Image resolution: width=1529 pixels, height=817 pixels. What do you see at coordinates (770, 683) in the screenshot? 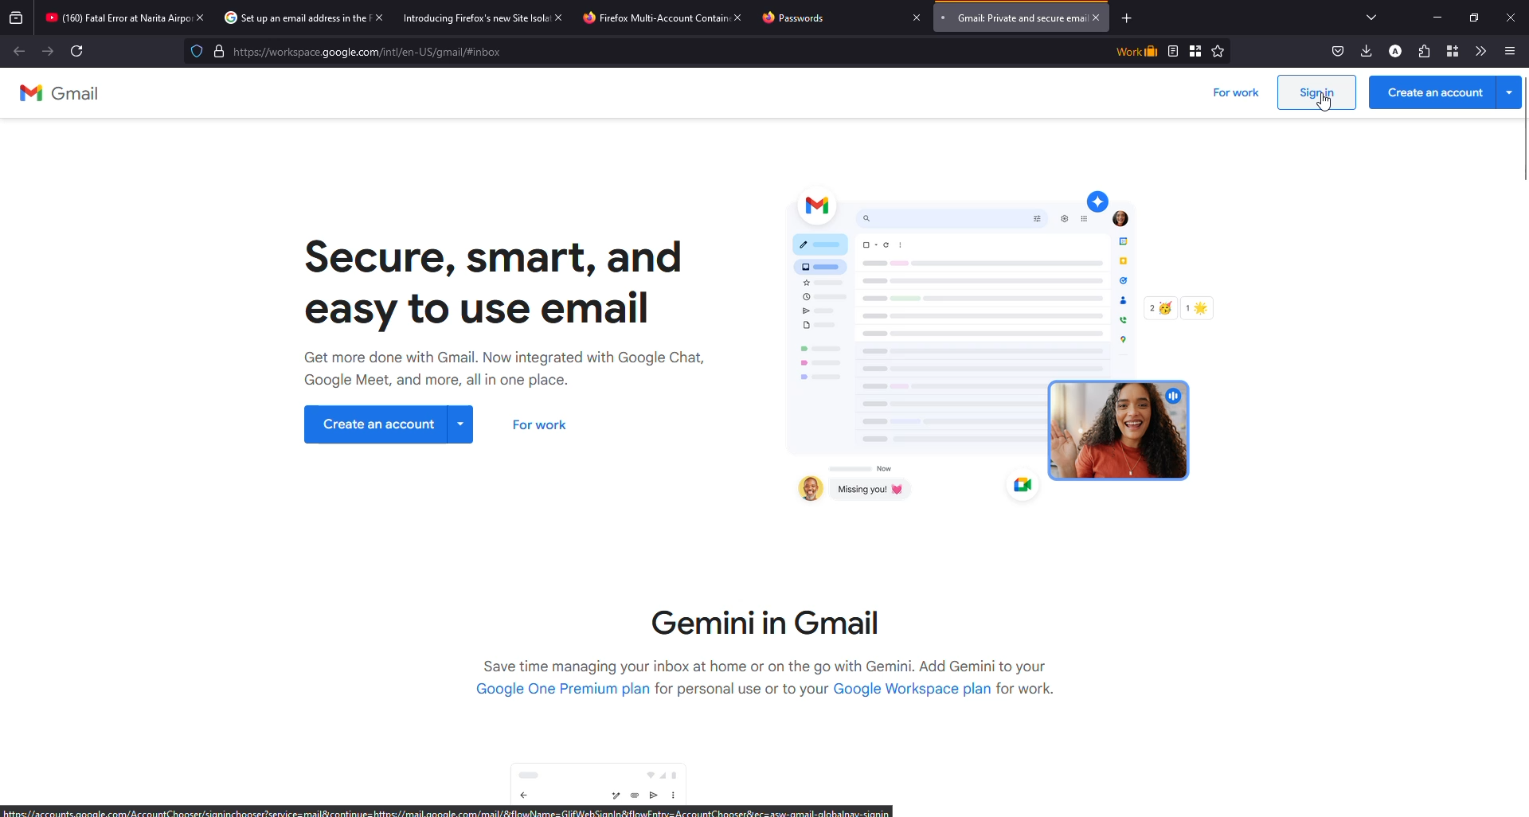
I see `Save time managing your inbox at home or on the go with Gemini. Add Gemini to your
Google One Premium plan for personal use or to your Google Workspace plan for work.` at bounding box center [770, 683].